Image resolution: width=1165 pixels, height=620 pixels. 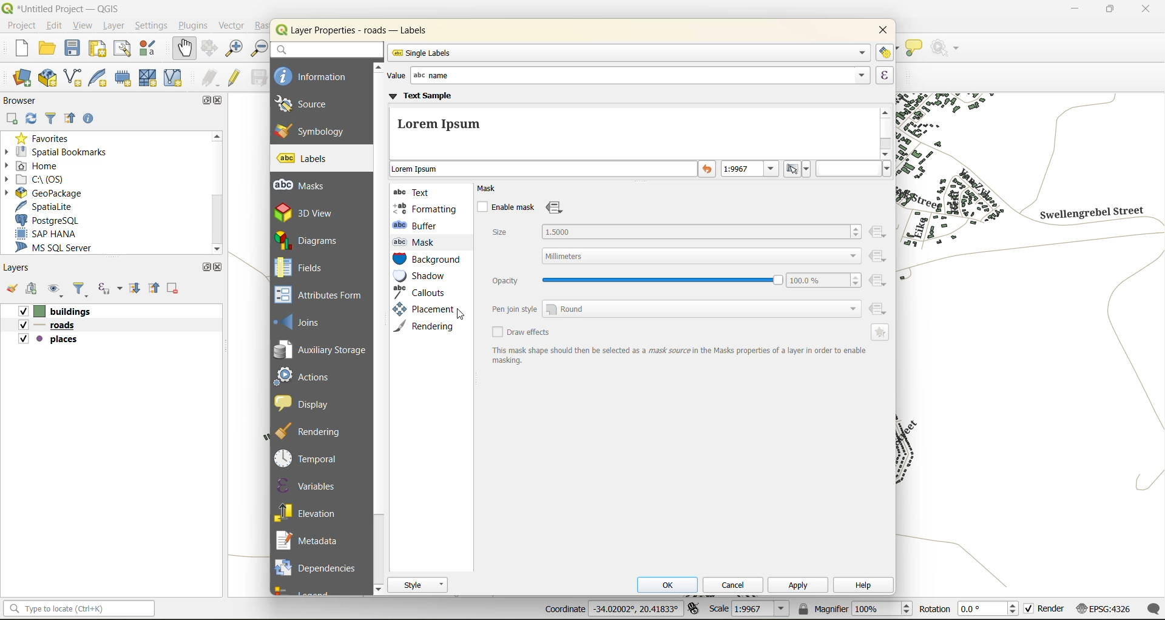 What do you see at coordinates (556, 208) in the screenshot?
I see `data defined override` at bounding box center [556, 208].